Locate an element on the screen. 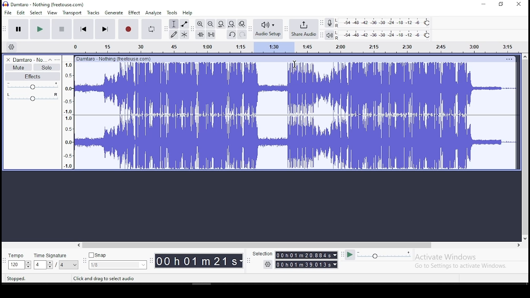 The height and width of the screenshot is (298, 530). help is located at coordinates (188, 13).